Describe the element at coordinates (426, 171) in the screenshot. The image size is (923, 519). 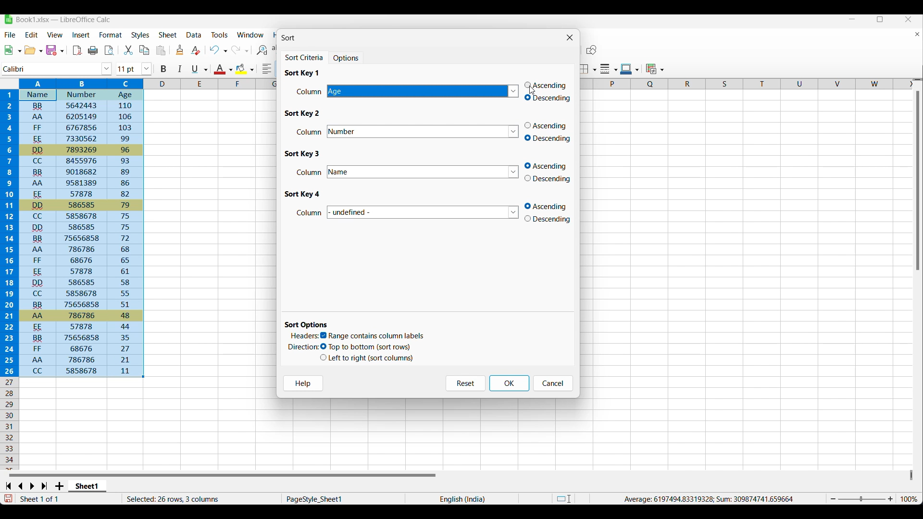
I see `column name` at that location.